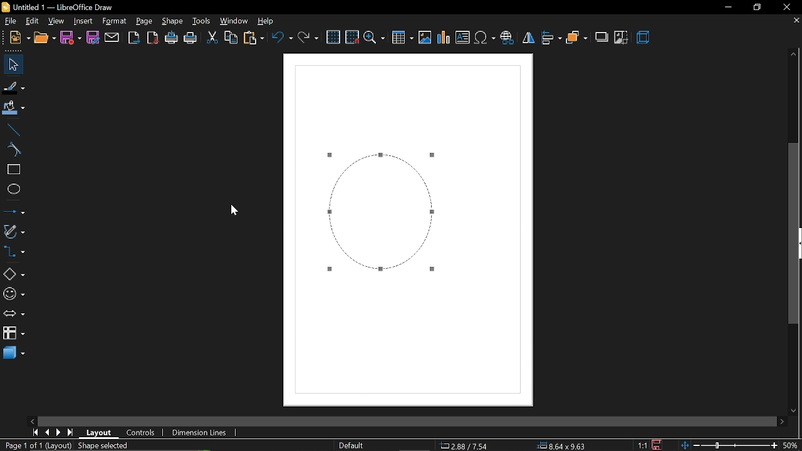 Image resolution: width=802 pixels, height=451 pixels. Describe the element at coordinates (144, 21) in the screenshot. I see `page` at that location.